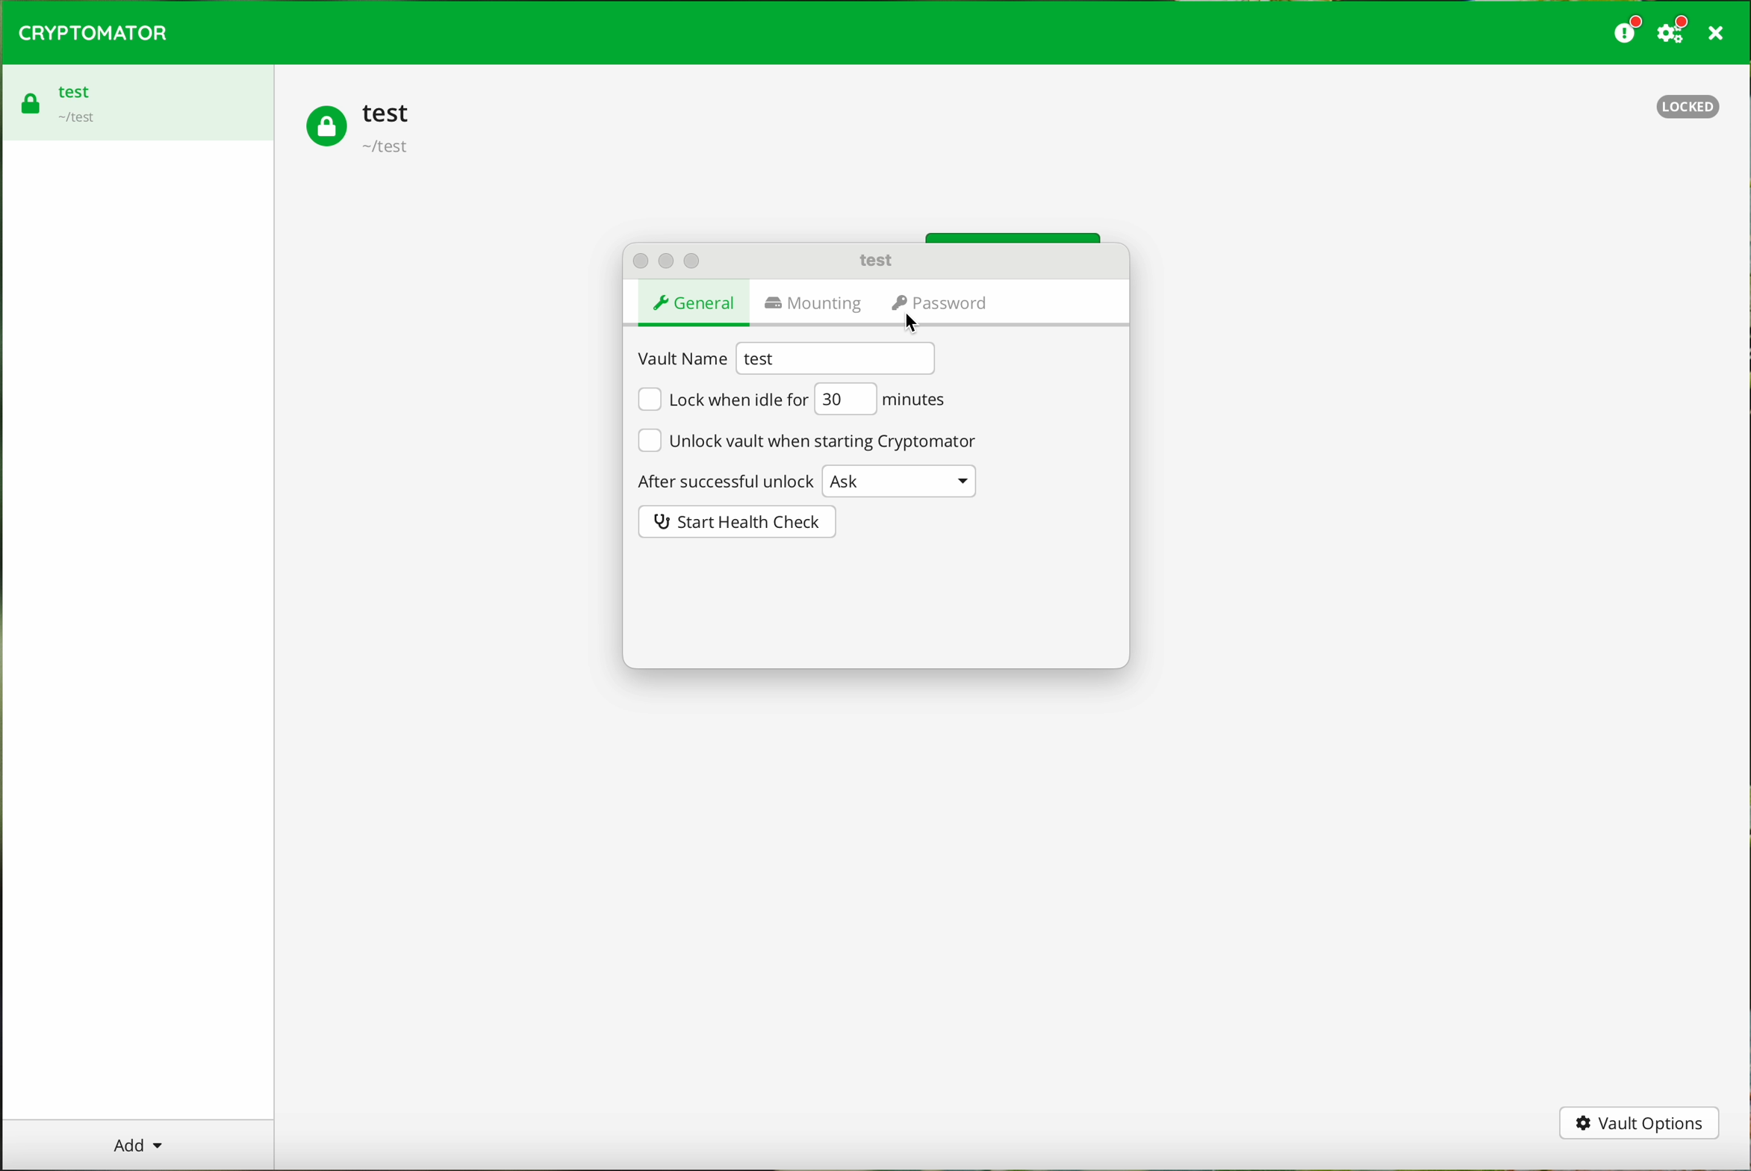  What do you see at coordinates (845, 398) in the screenshot?
I see `30 ` at bounding box center [845, 398].